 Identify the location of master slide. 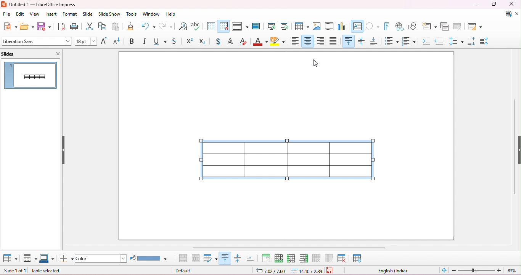
(256, 26).